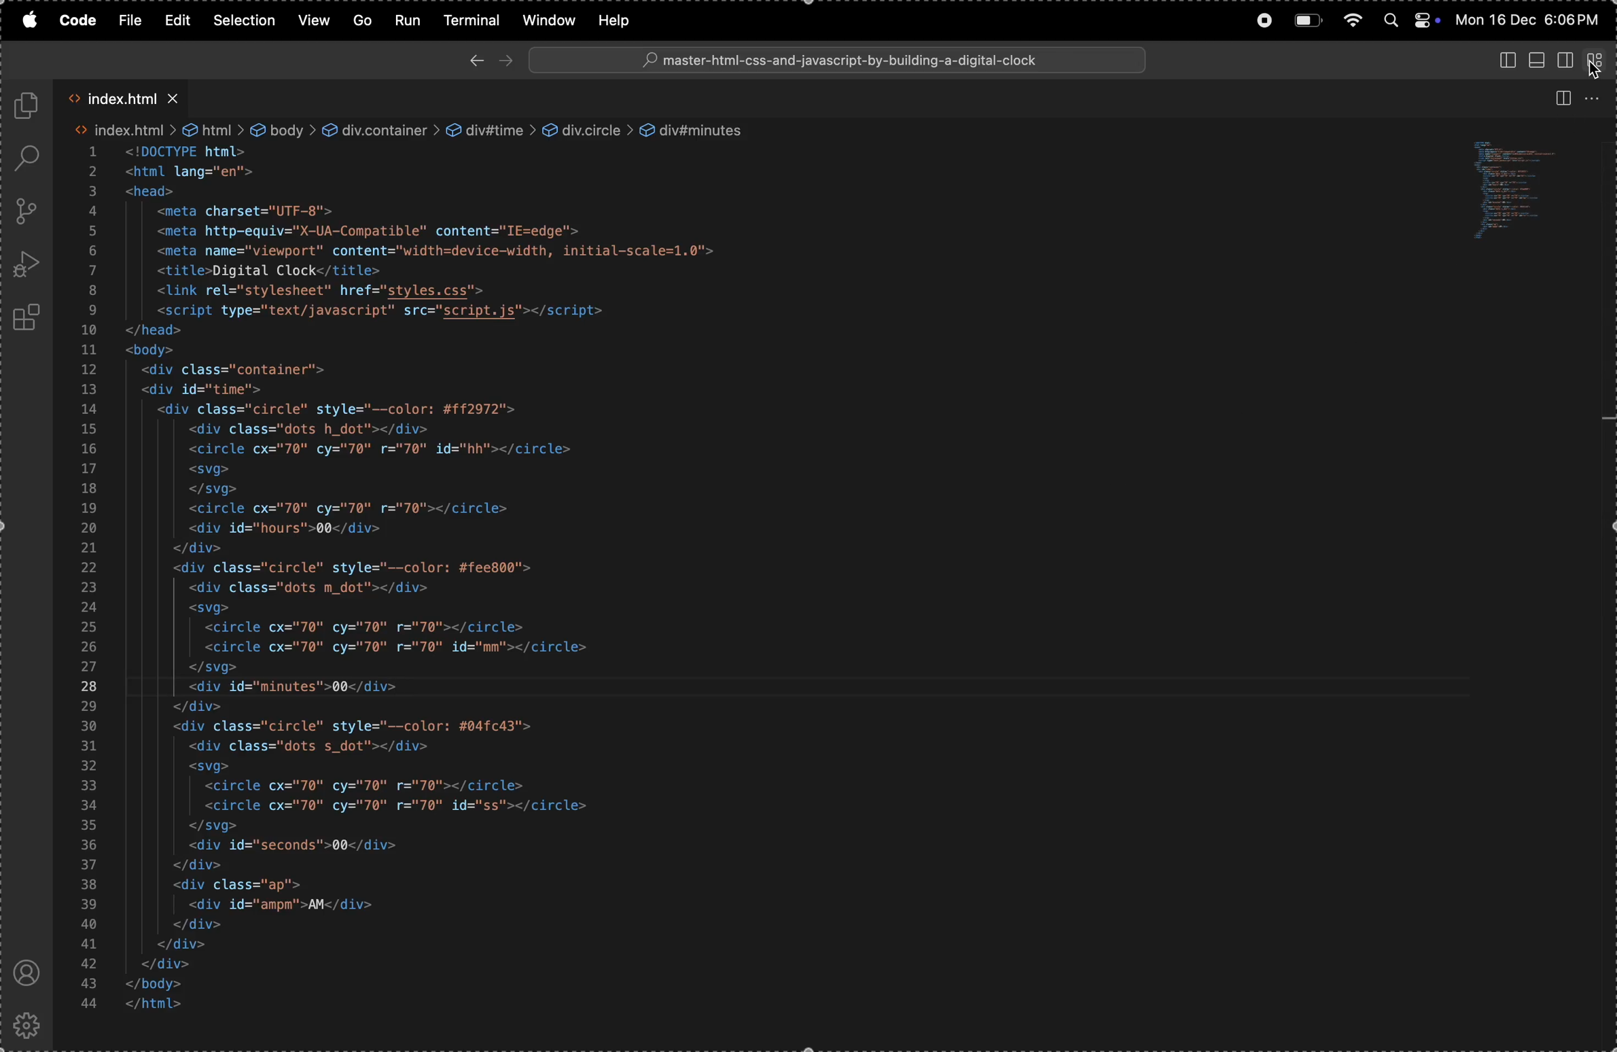 The image size is (1617, 1052). I want to click on run, so click(408, 21).